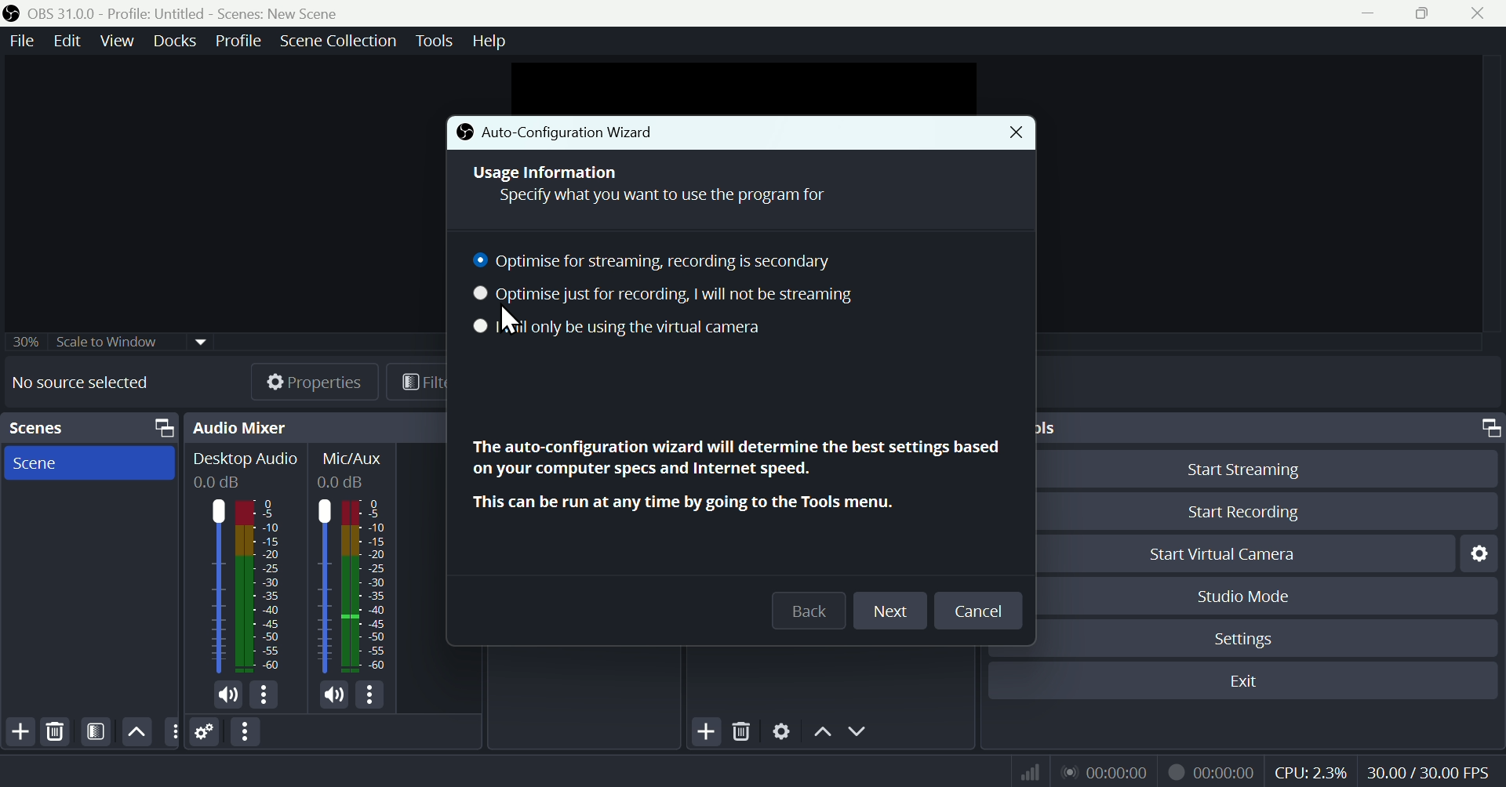  What do you see at coordinates (650, 183) in the screenshot?
I see `Usage Information
Specify what you want to use the program for` at bounding box center [650, 183].